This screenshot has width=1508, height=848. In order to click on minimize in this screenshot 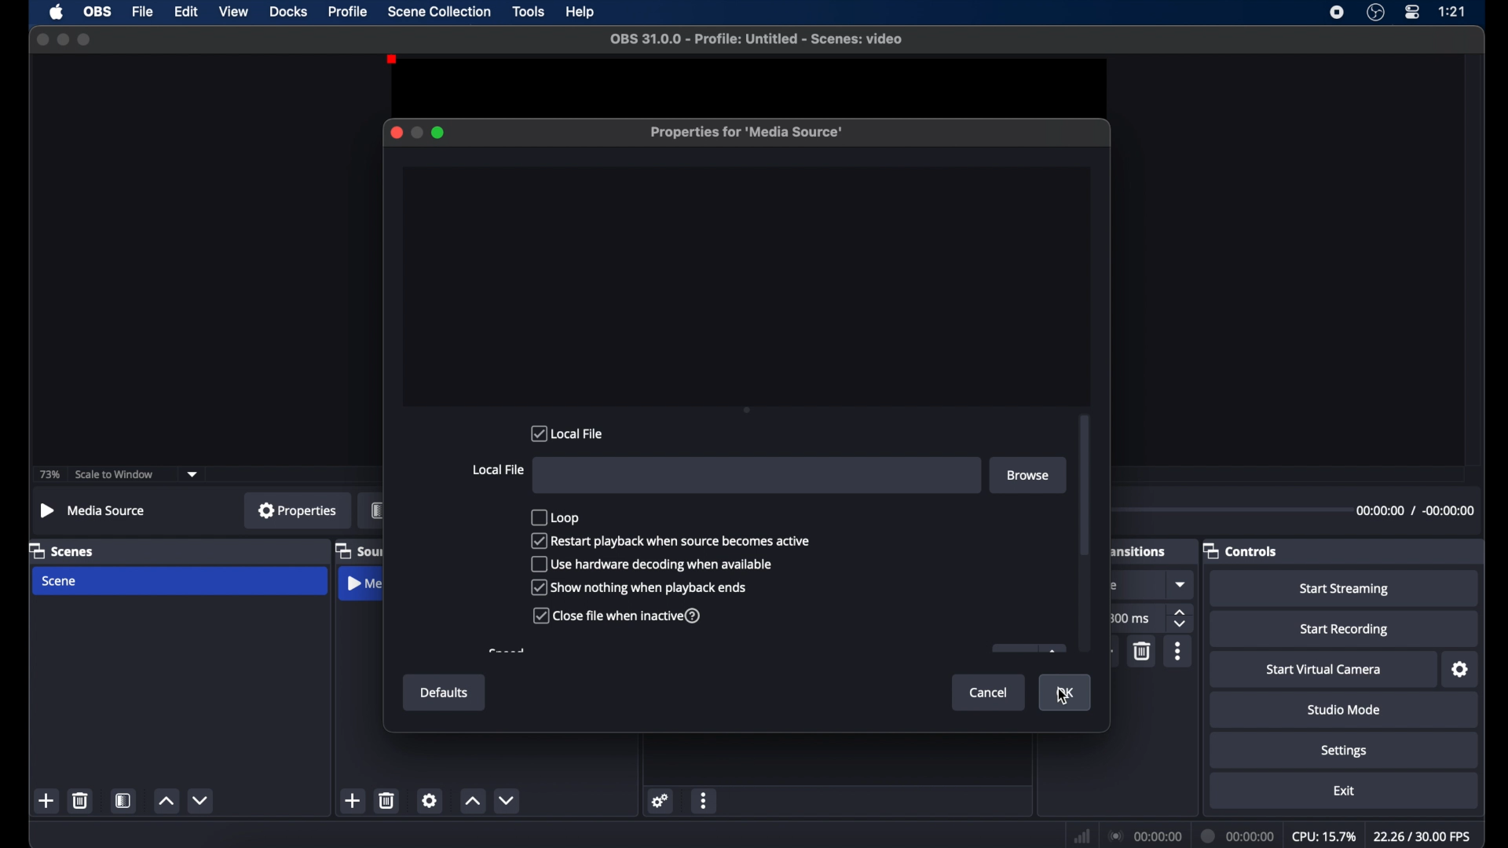, I will do `click(419, 132)`.